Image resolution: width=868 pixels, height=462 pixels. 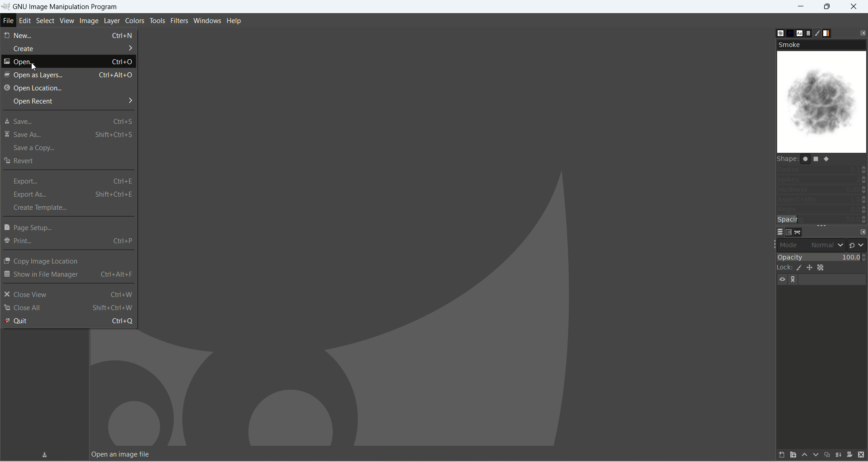 I want to click on brush editor, so click(x=818, y=32).